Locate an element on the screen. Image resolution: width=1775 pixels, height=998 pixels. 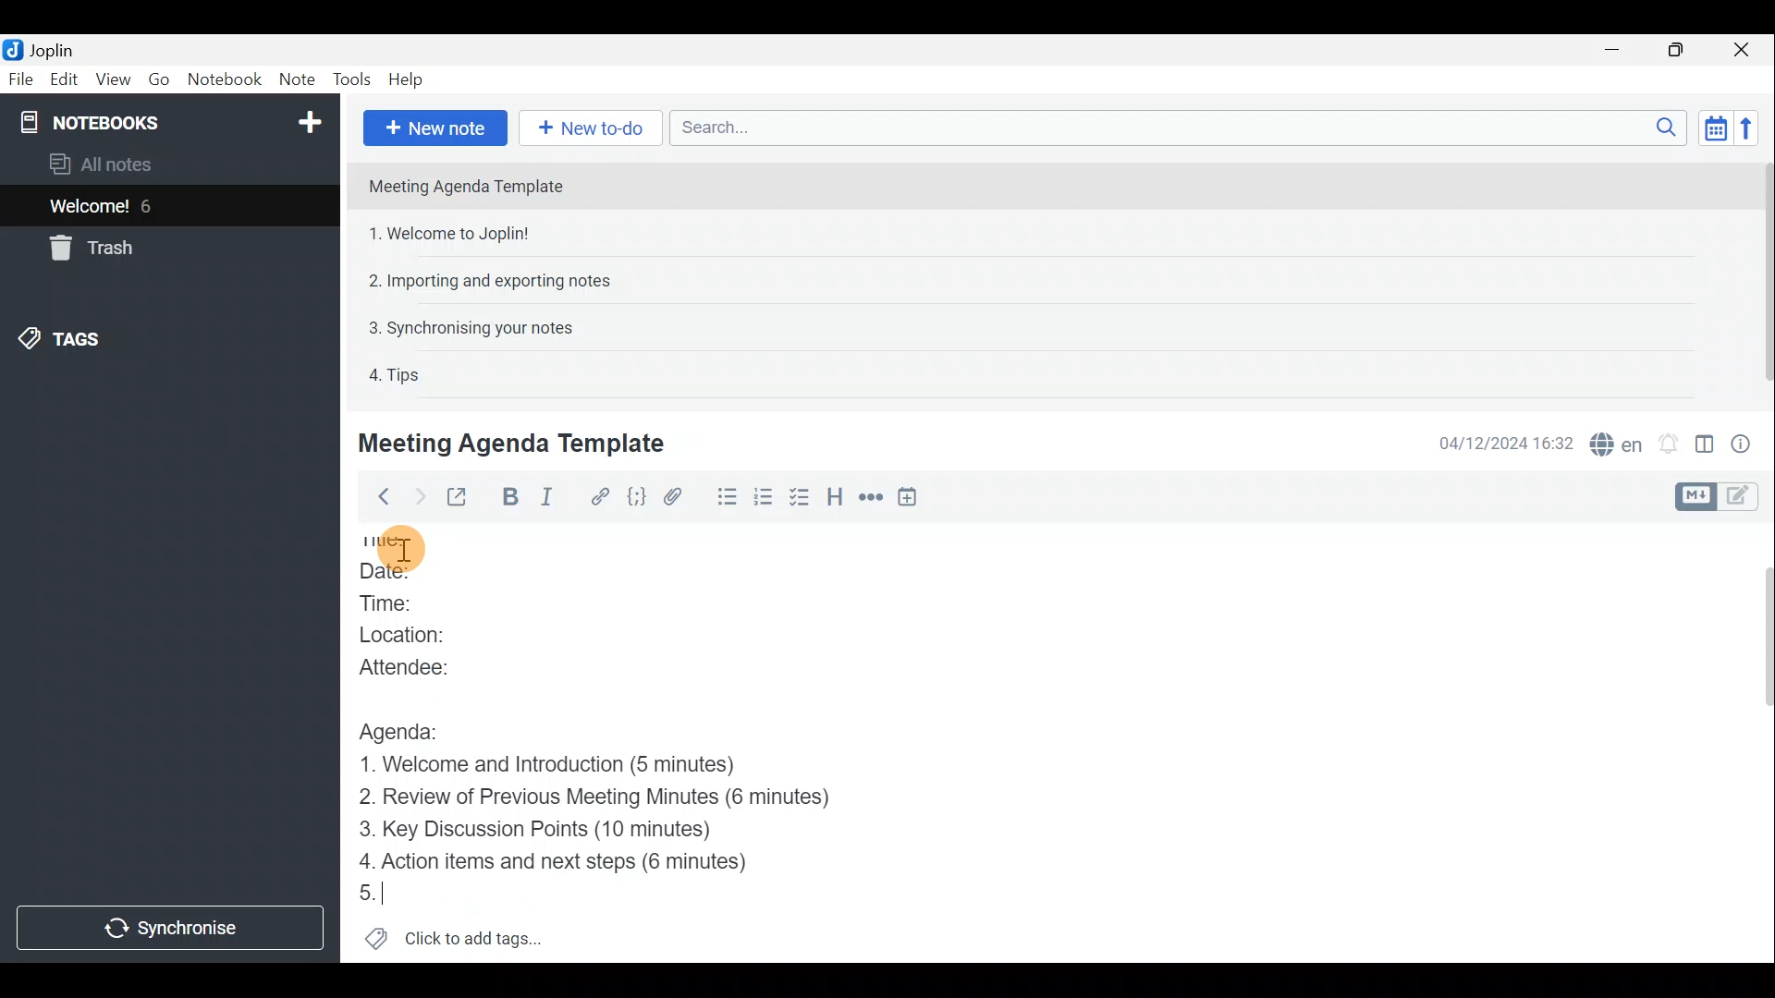
Minimise is located at coordinates (1615, 49).